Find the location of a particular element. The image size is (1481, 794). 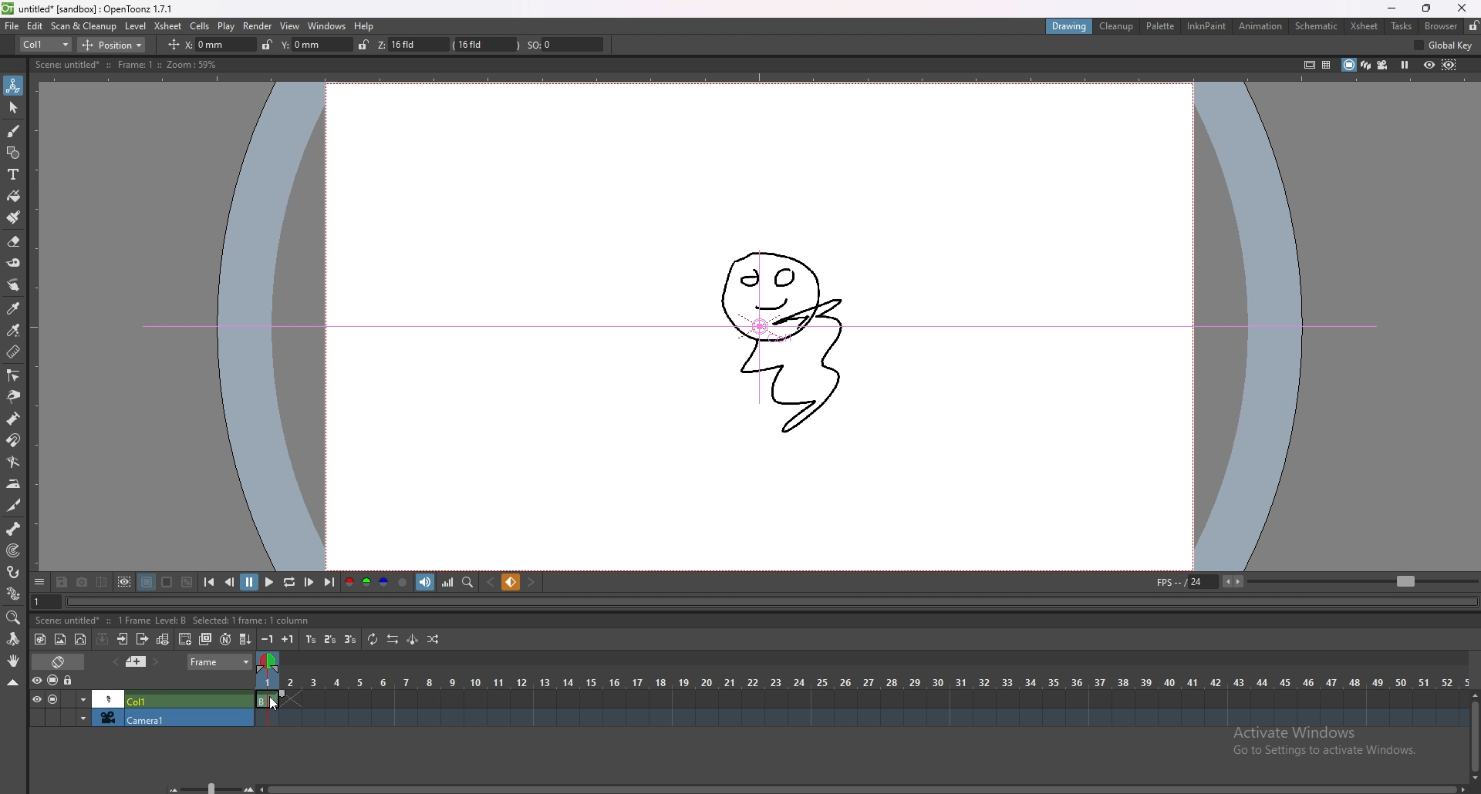

cutter is located at coordinates (14, 506).